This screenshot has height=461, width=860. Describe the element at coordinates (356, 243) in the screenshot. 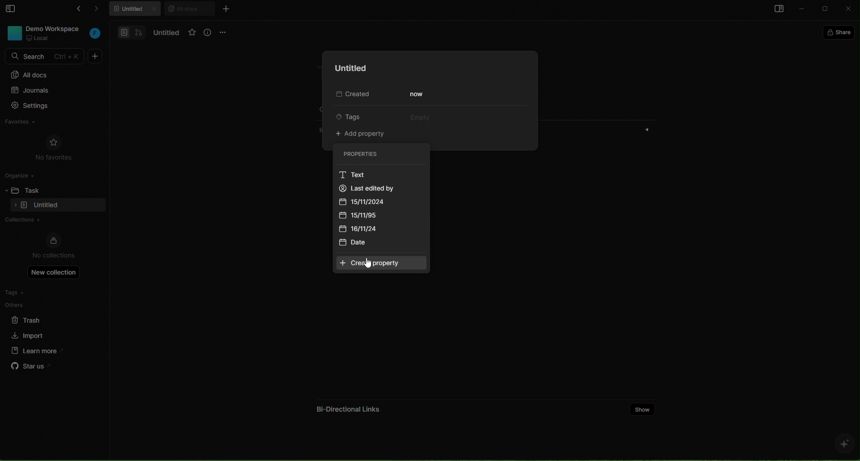

I see `Date` at that location.